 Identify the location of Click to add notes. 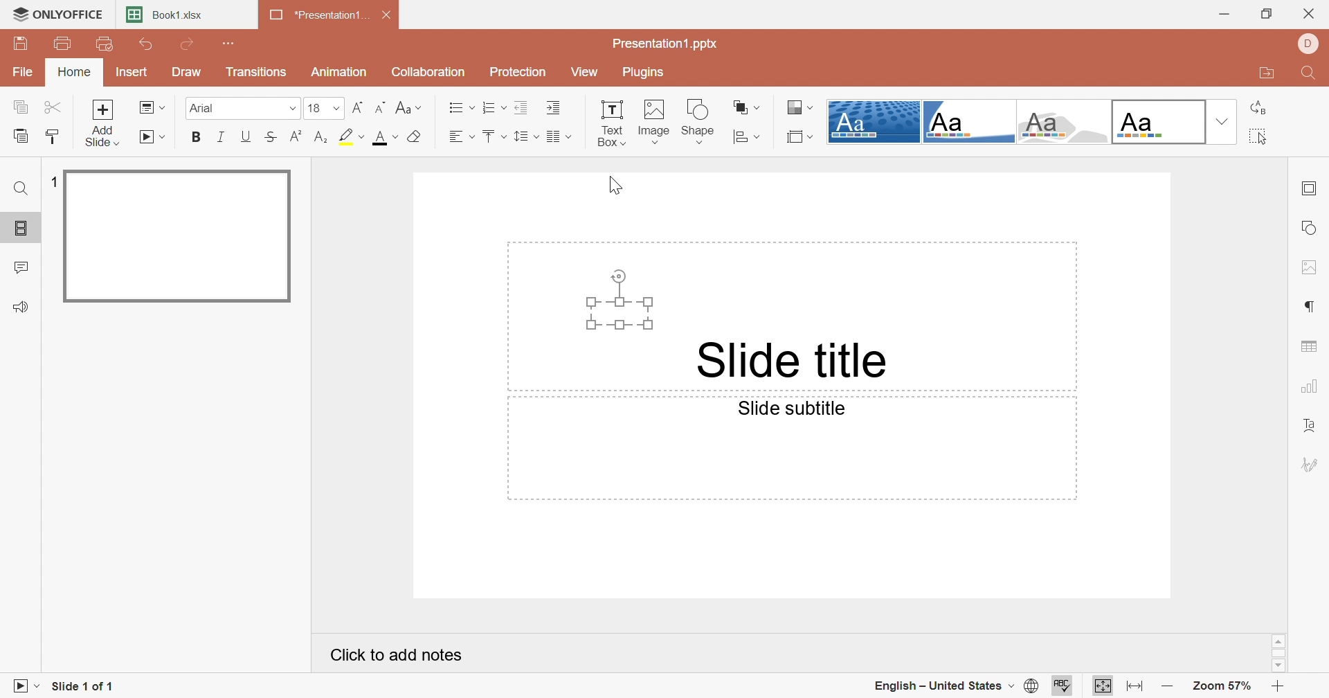
(397, 656).